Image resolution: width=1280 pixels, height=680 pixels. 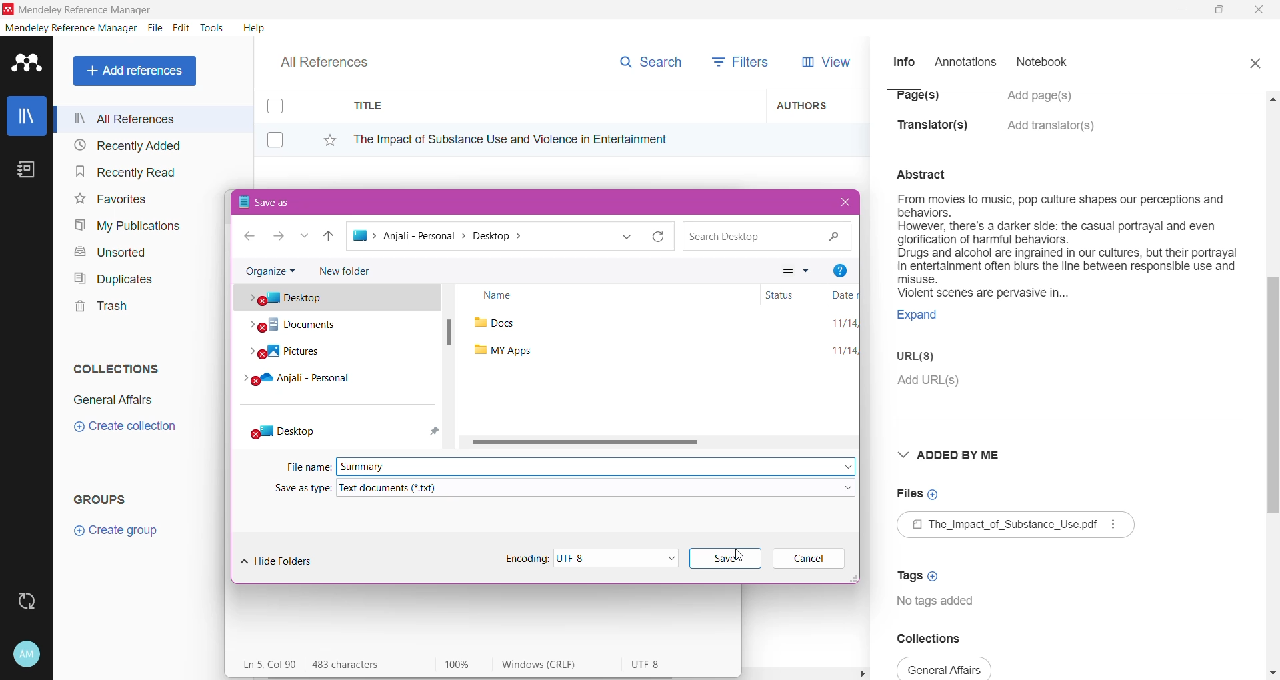 What do you see at coordinates (1272, 384) in the screenshot?
I see `Vertical Scroll Bar` at bounding box center [1272, 384].